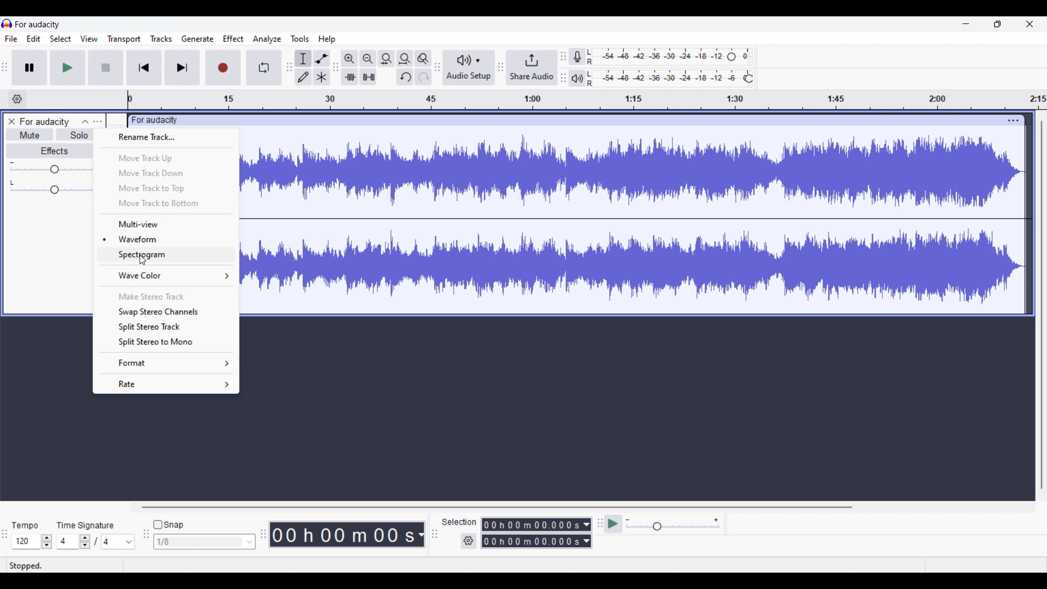 The image size is (1047, 589). I want to click on Zoom out, so click(369, 59).